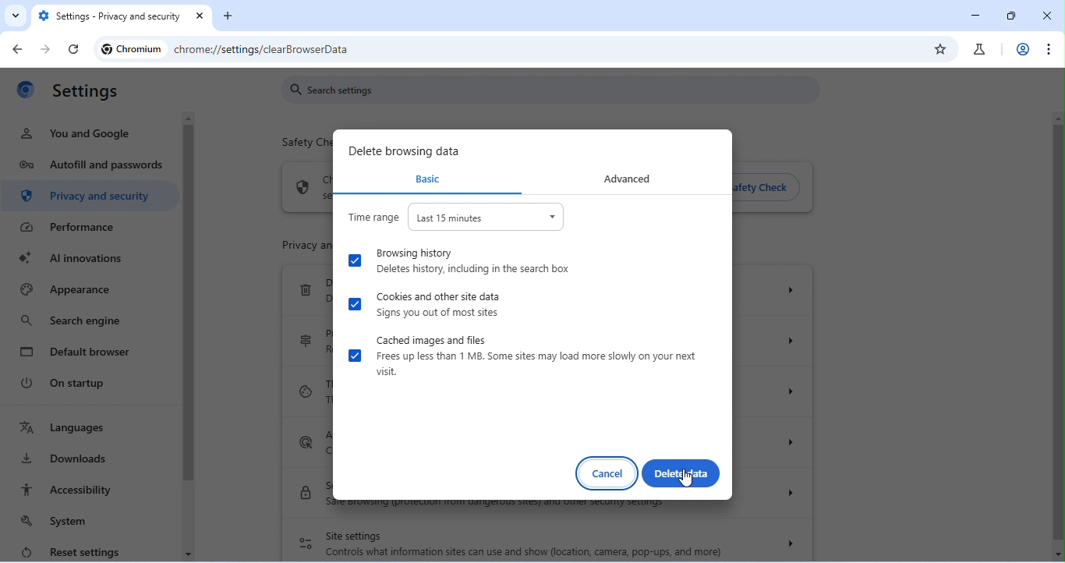 The width and height of the screenshot is (1065, 563). What do you see at coordinates (67, 291) in the screenshot?
I see `appearance` at bounding box center [67, 291].